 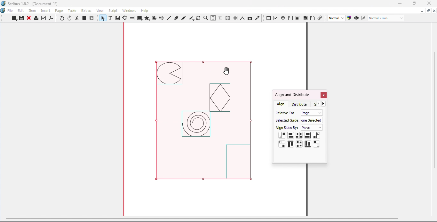 What do you see at coordinates (125, 19) in the screenshot?
I see `Render frame` at bounding box center [125, 19].